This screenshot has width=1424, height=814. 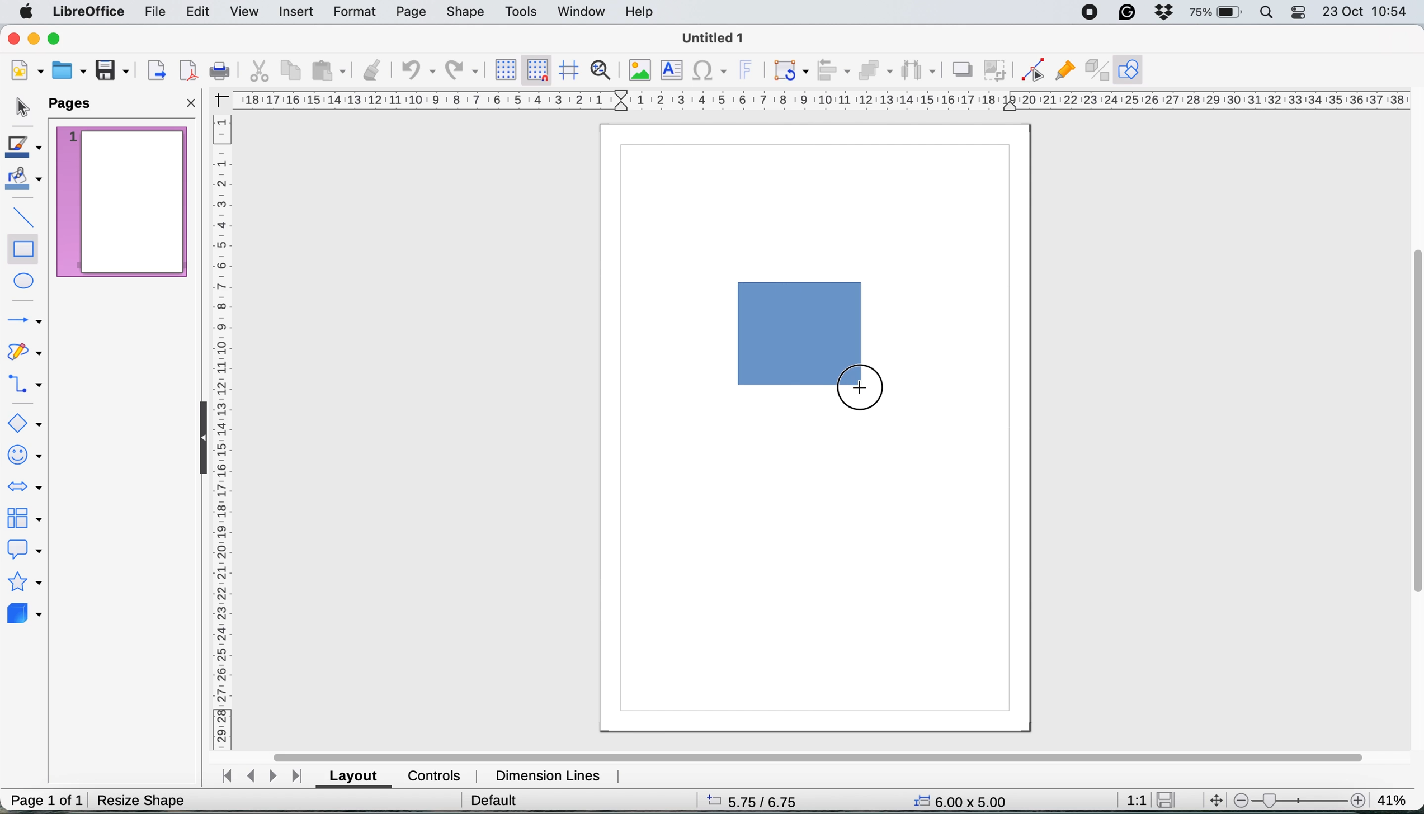 I want to click on export directly as pdf, so click(x=189, y=71).